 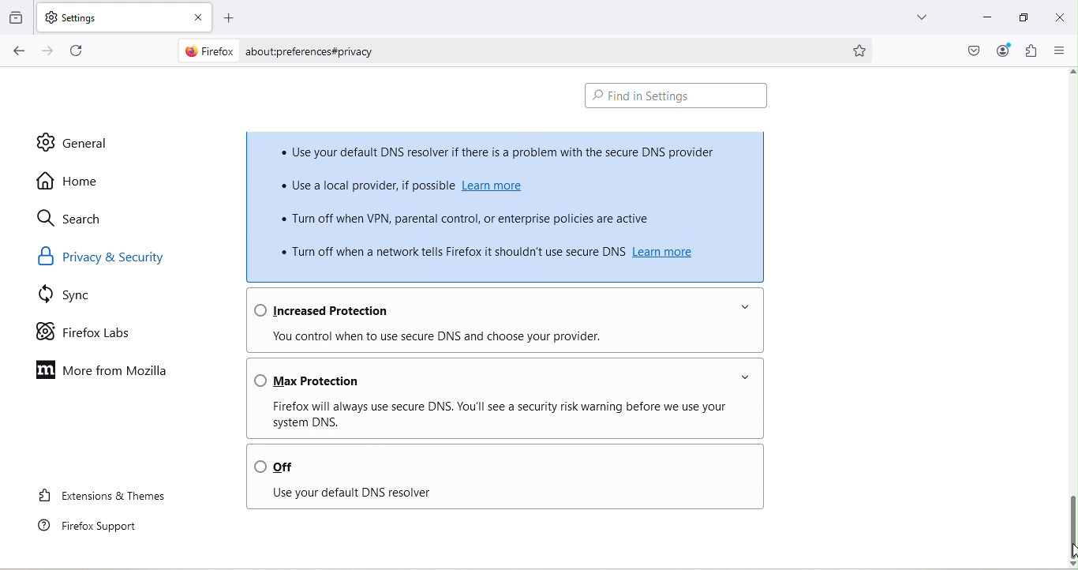 What do you see at coordinates (1022, 18) in the screenshot?
I see `Maximize` at bounding box center [1022, 18].